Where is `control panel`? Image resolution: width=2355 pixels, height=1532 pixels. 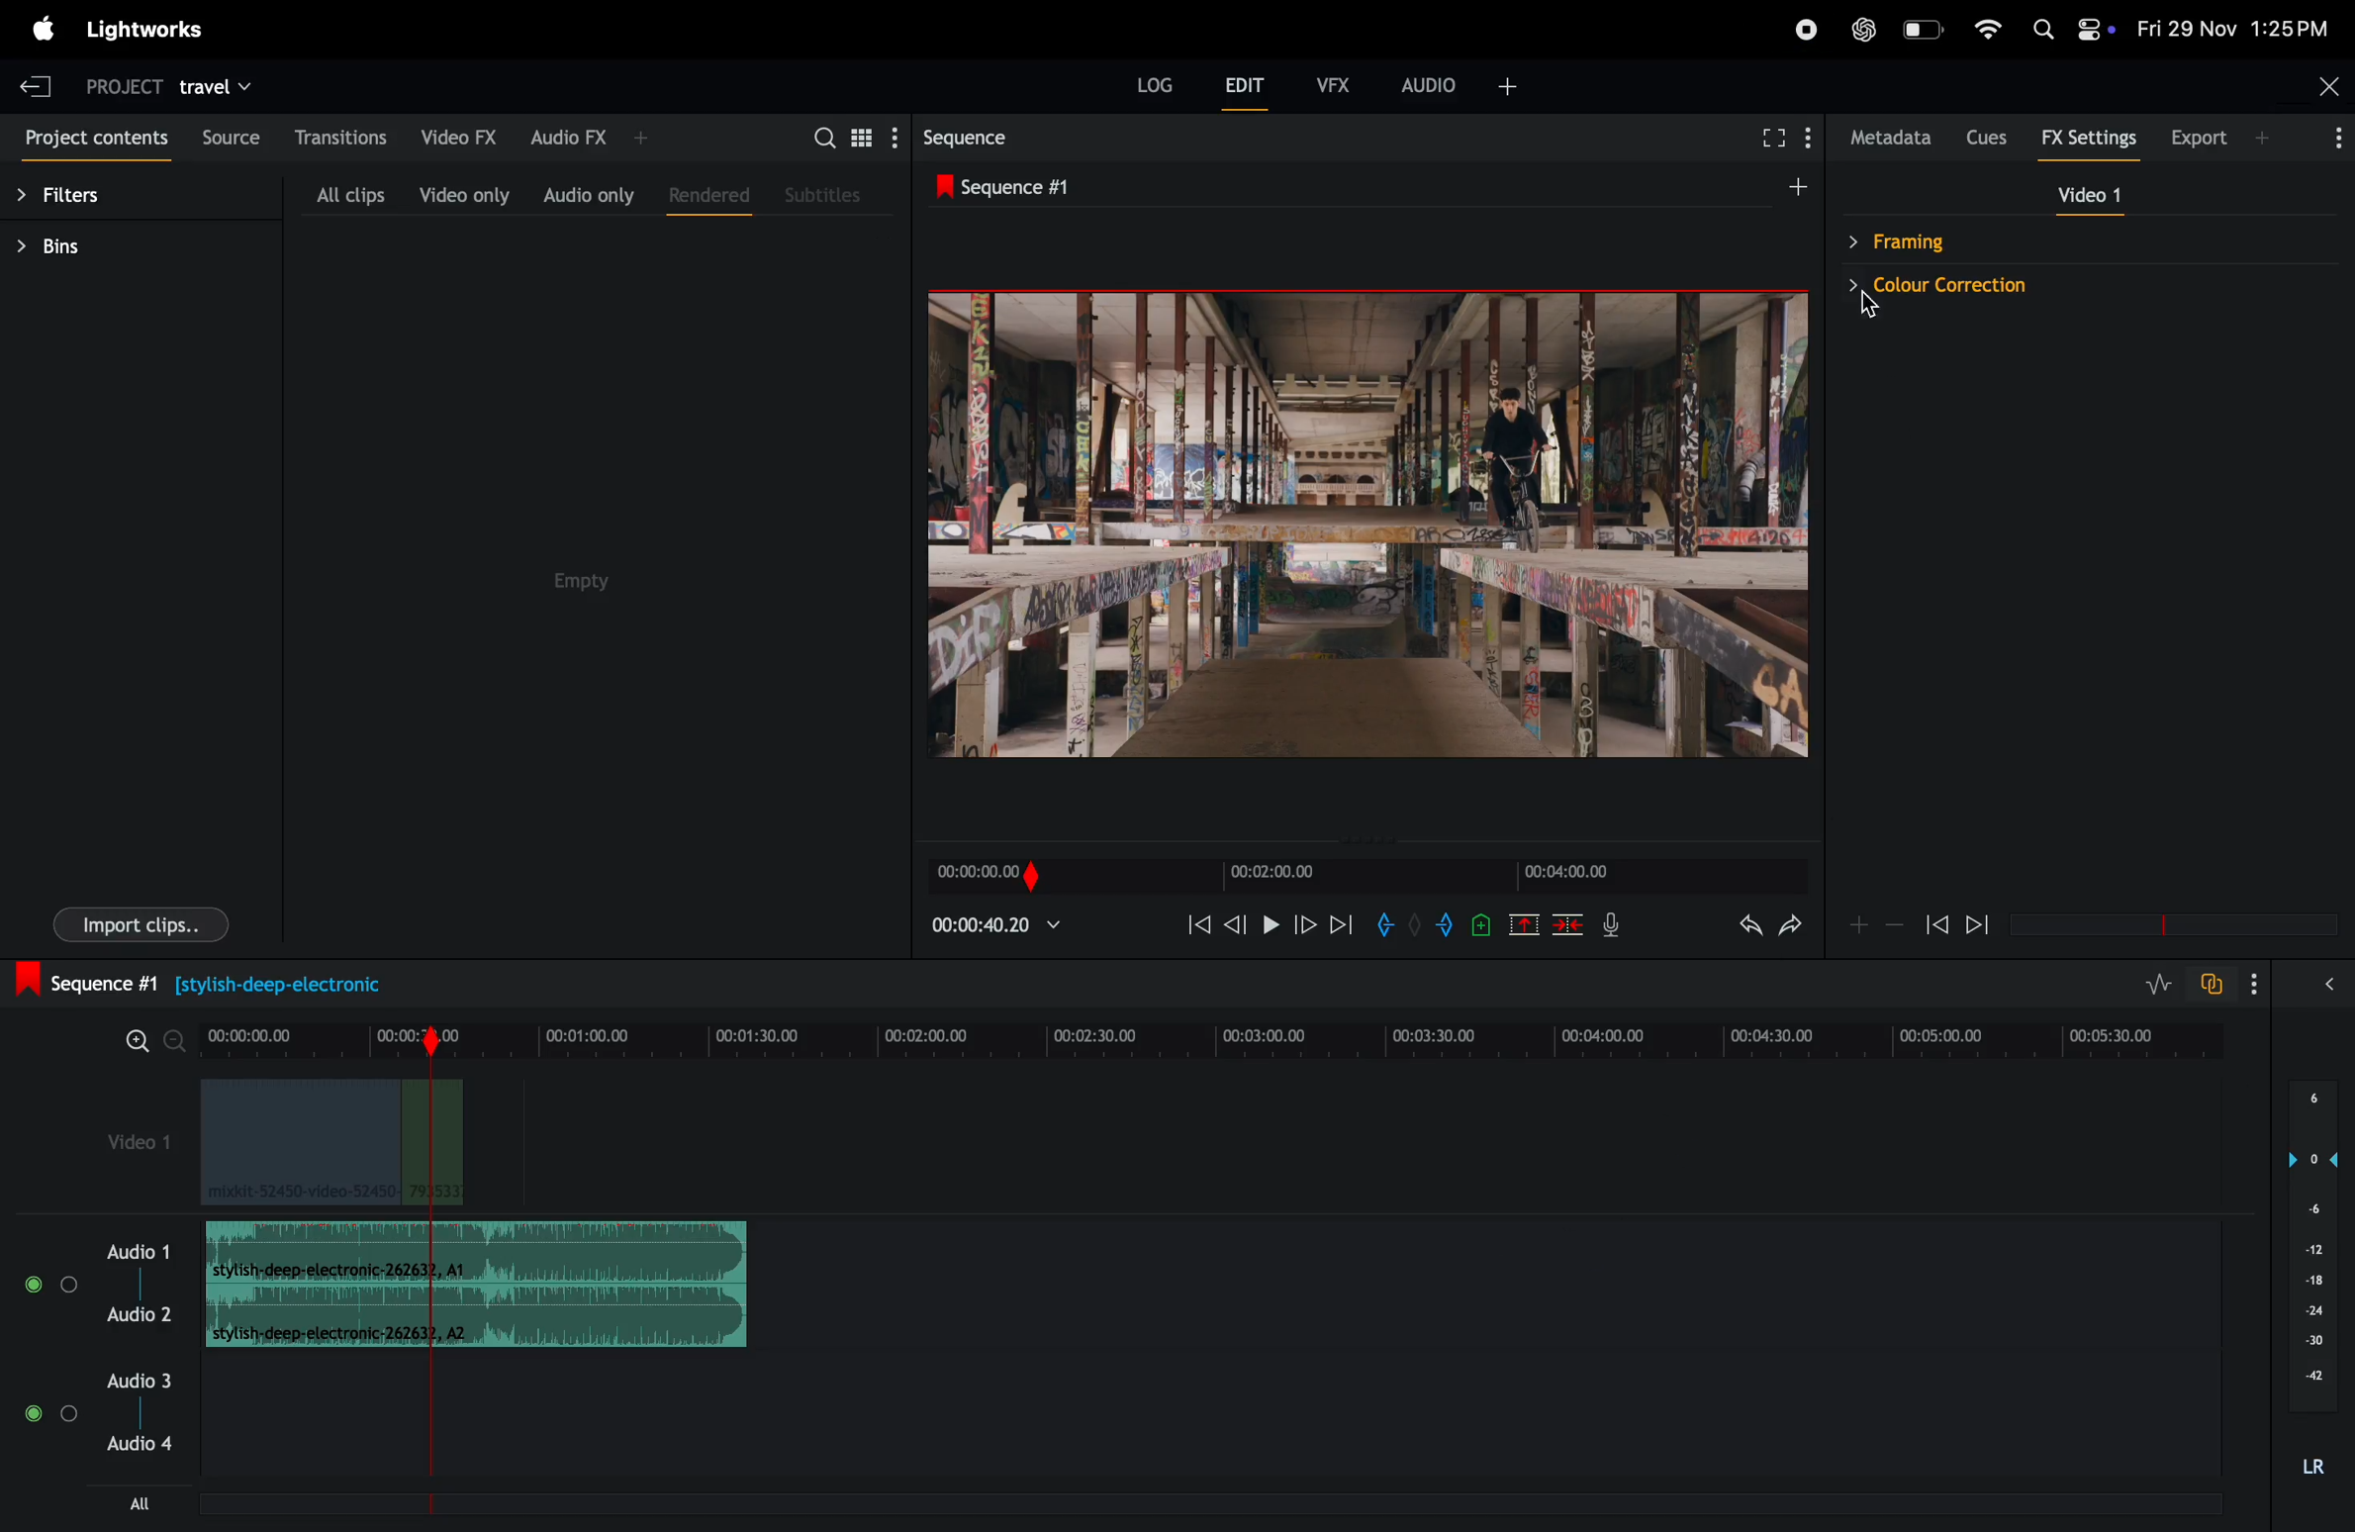
control panel is located at coordinates (2095, 31).